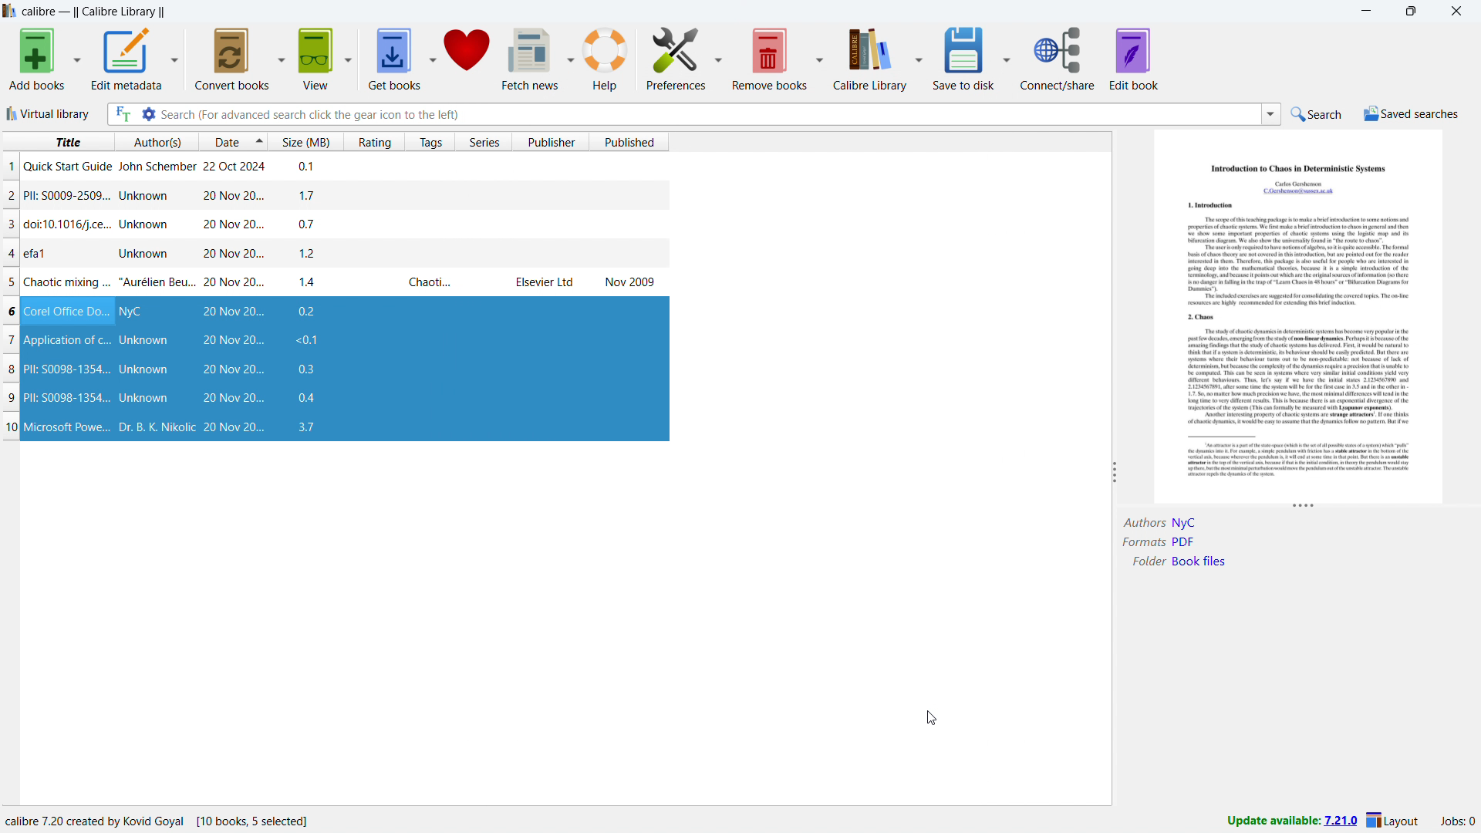 The width and height of the screenshot is (1481, 833). Describe the element at coordinates (1058, 57) in the screenshot. I see `connect/share` at that location.